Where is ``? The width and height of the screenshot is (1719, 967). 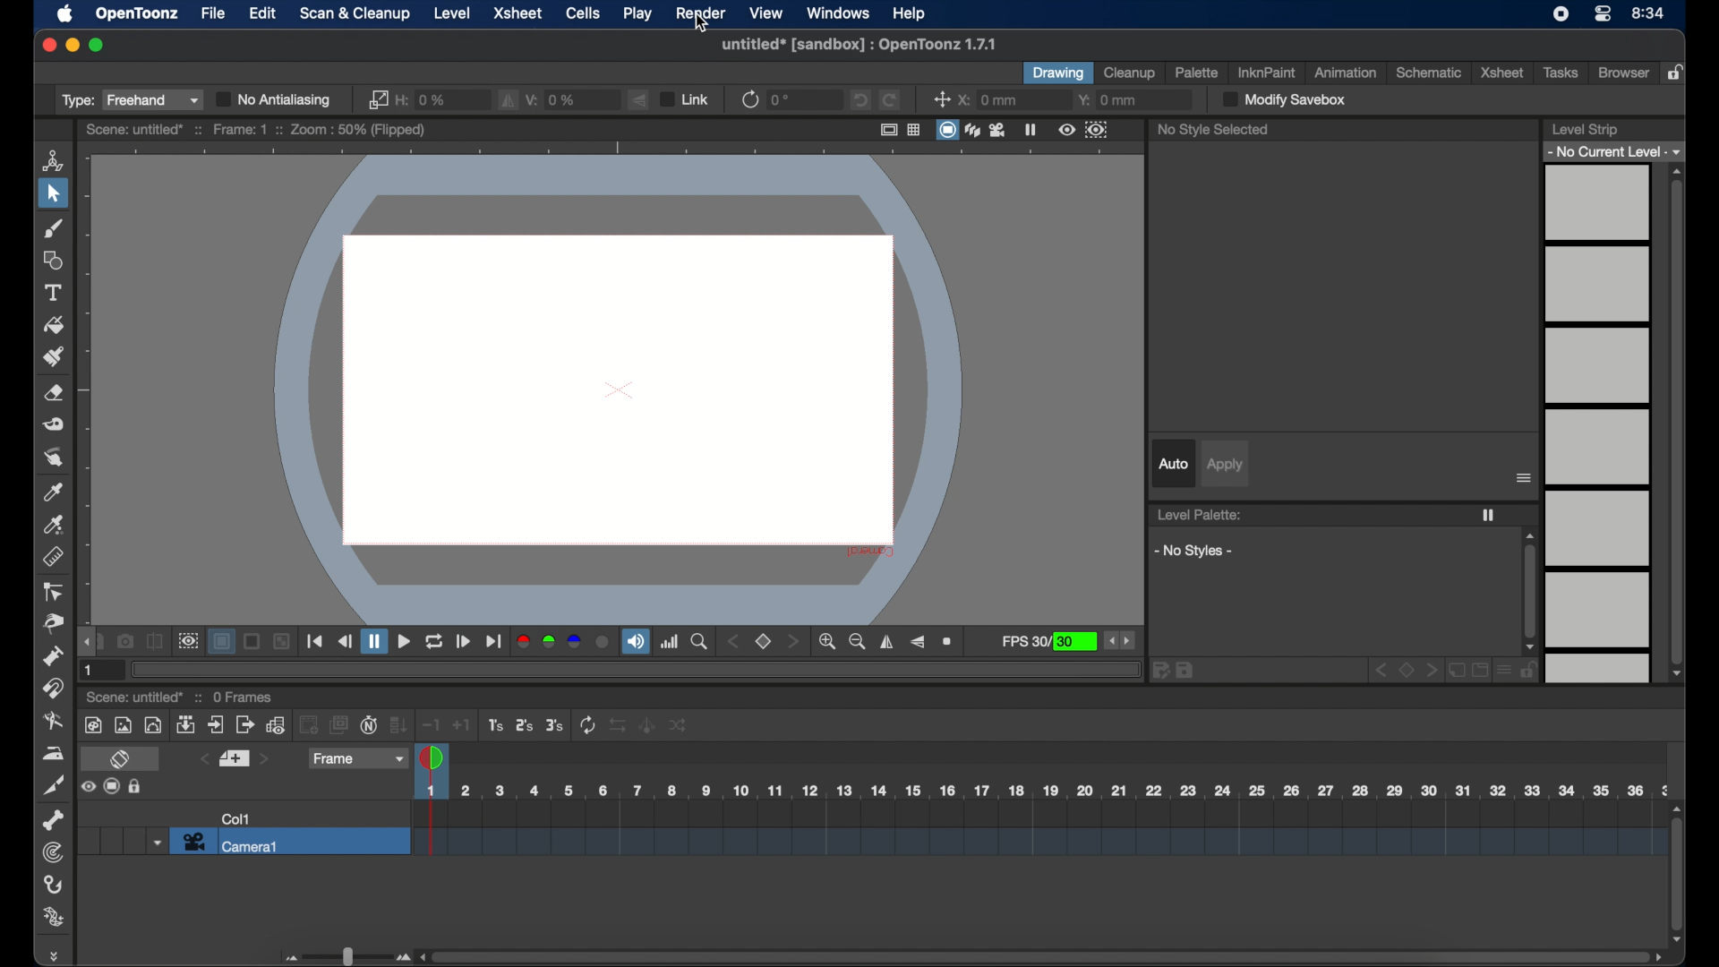  is located at coordinates (370, 725).